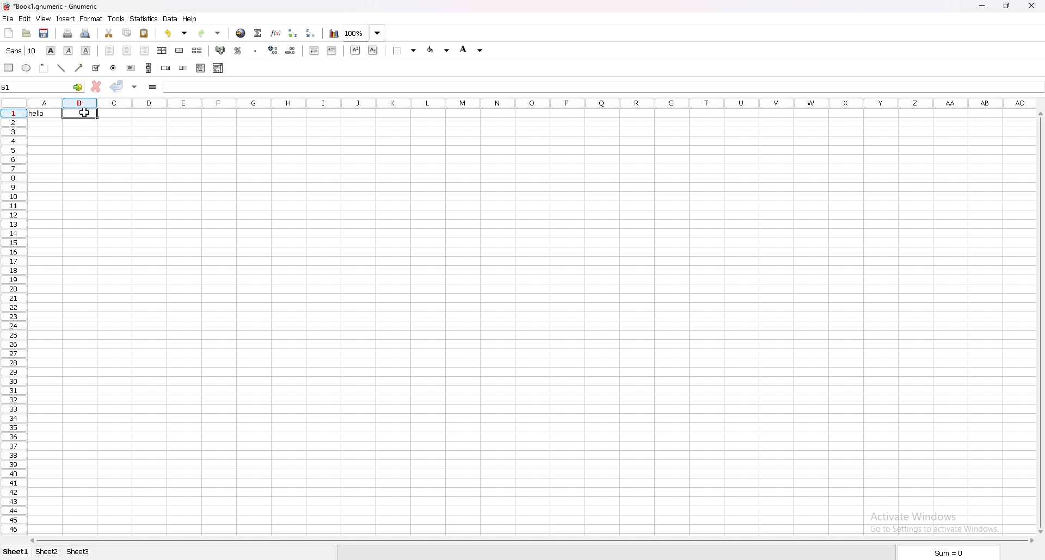  Describe the element at coordinates (599, 87) in the screenshot. I see `cell input` at that location.